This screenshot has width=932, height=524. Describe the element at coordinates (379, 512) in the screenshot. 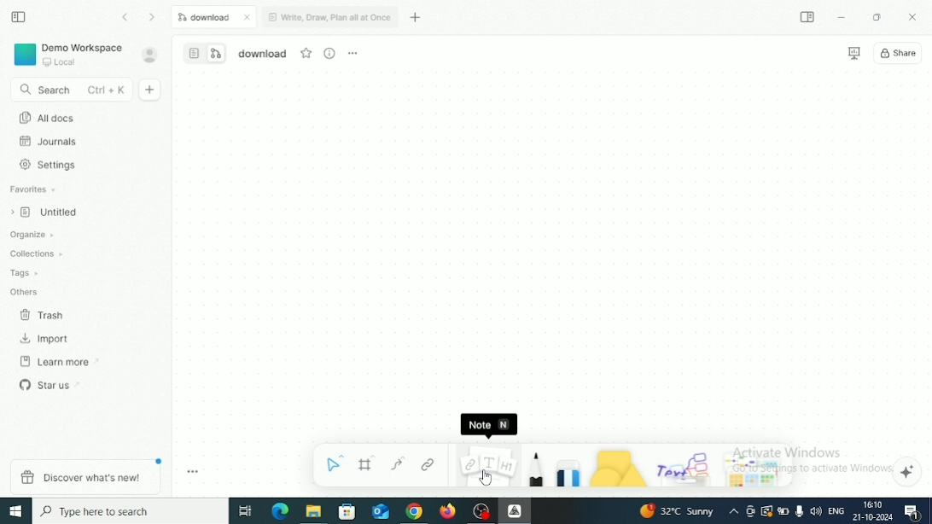

I see `Mail` at that location.